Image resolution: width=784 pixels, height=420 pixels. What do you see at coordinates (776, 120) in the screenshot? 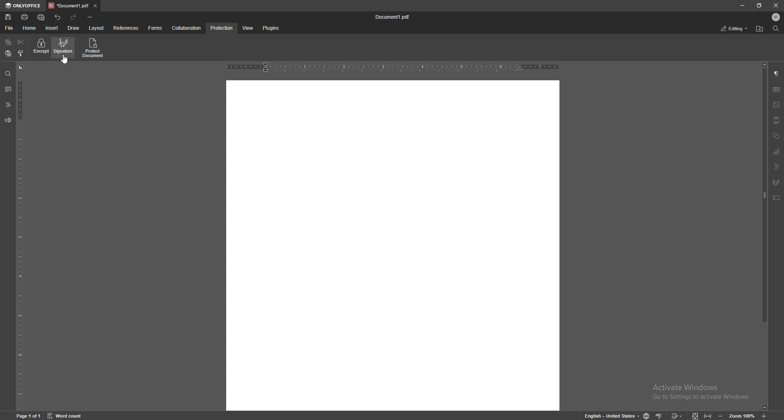
I see `header and footer` at bounding box center [776, 120].